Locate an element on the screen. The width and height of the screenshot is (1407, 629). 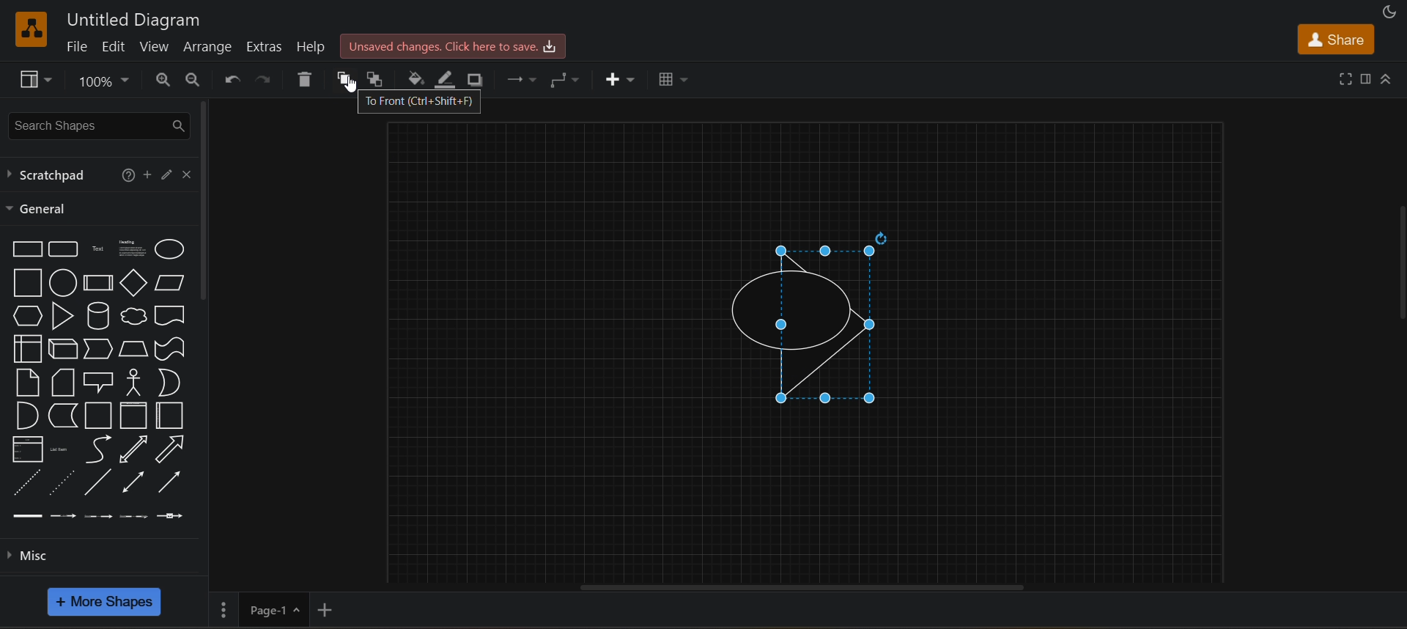
untitled diagram is located at coordinates (139, 21).